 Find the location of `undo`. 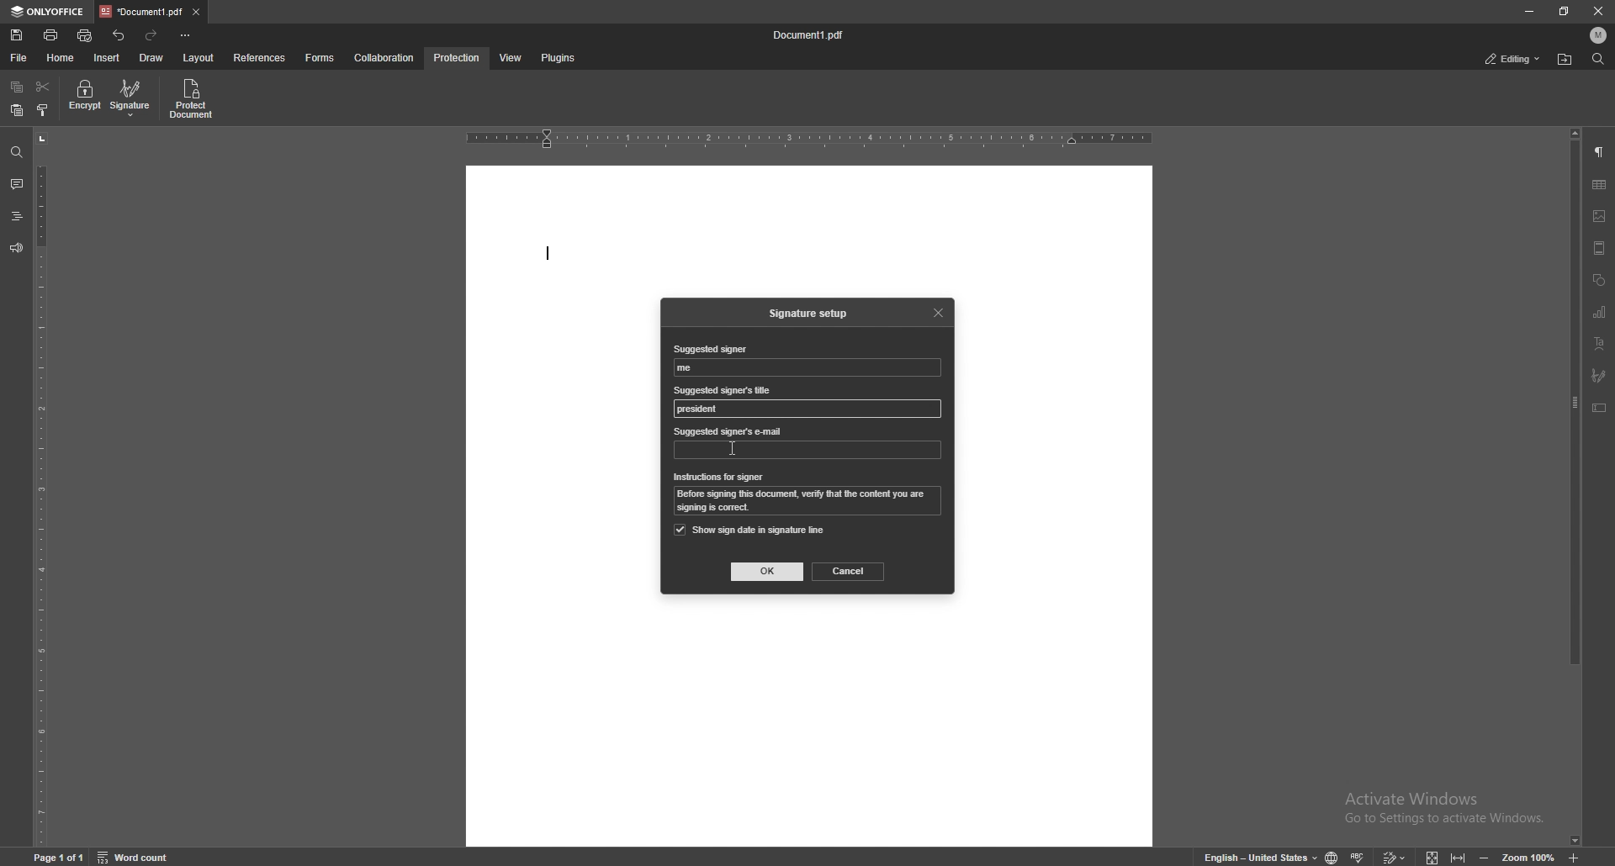

undo is located at coordinates (120, 35).